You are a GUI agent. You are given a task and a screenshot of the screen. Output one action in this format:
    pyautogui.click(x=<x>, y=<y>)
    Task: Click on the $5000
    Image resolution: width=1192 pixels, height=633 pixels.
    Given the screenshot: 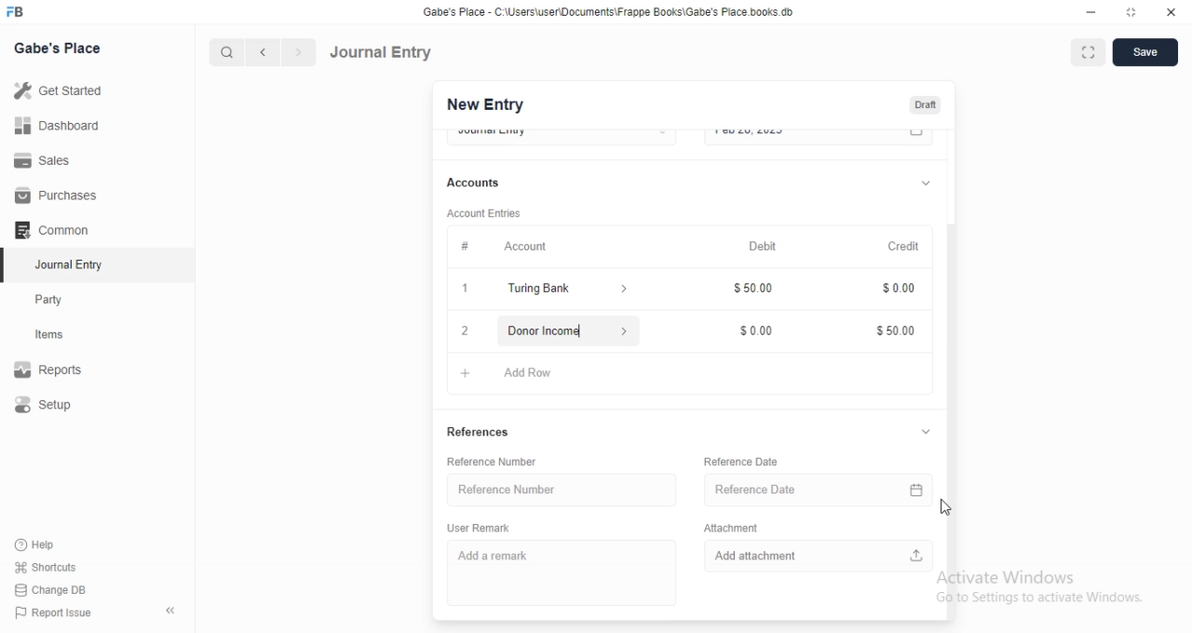 What is the action you would take?
    pyautogui.click(x=896, y=331)
    